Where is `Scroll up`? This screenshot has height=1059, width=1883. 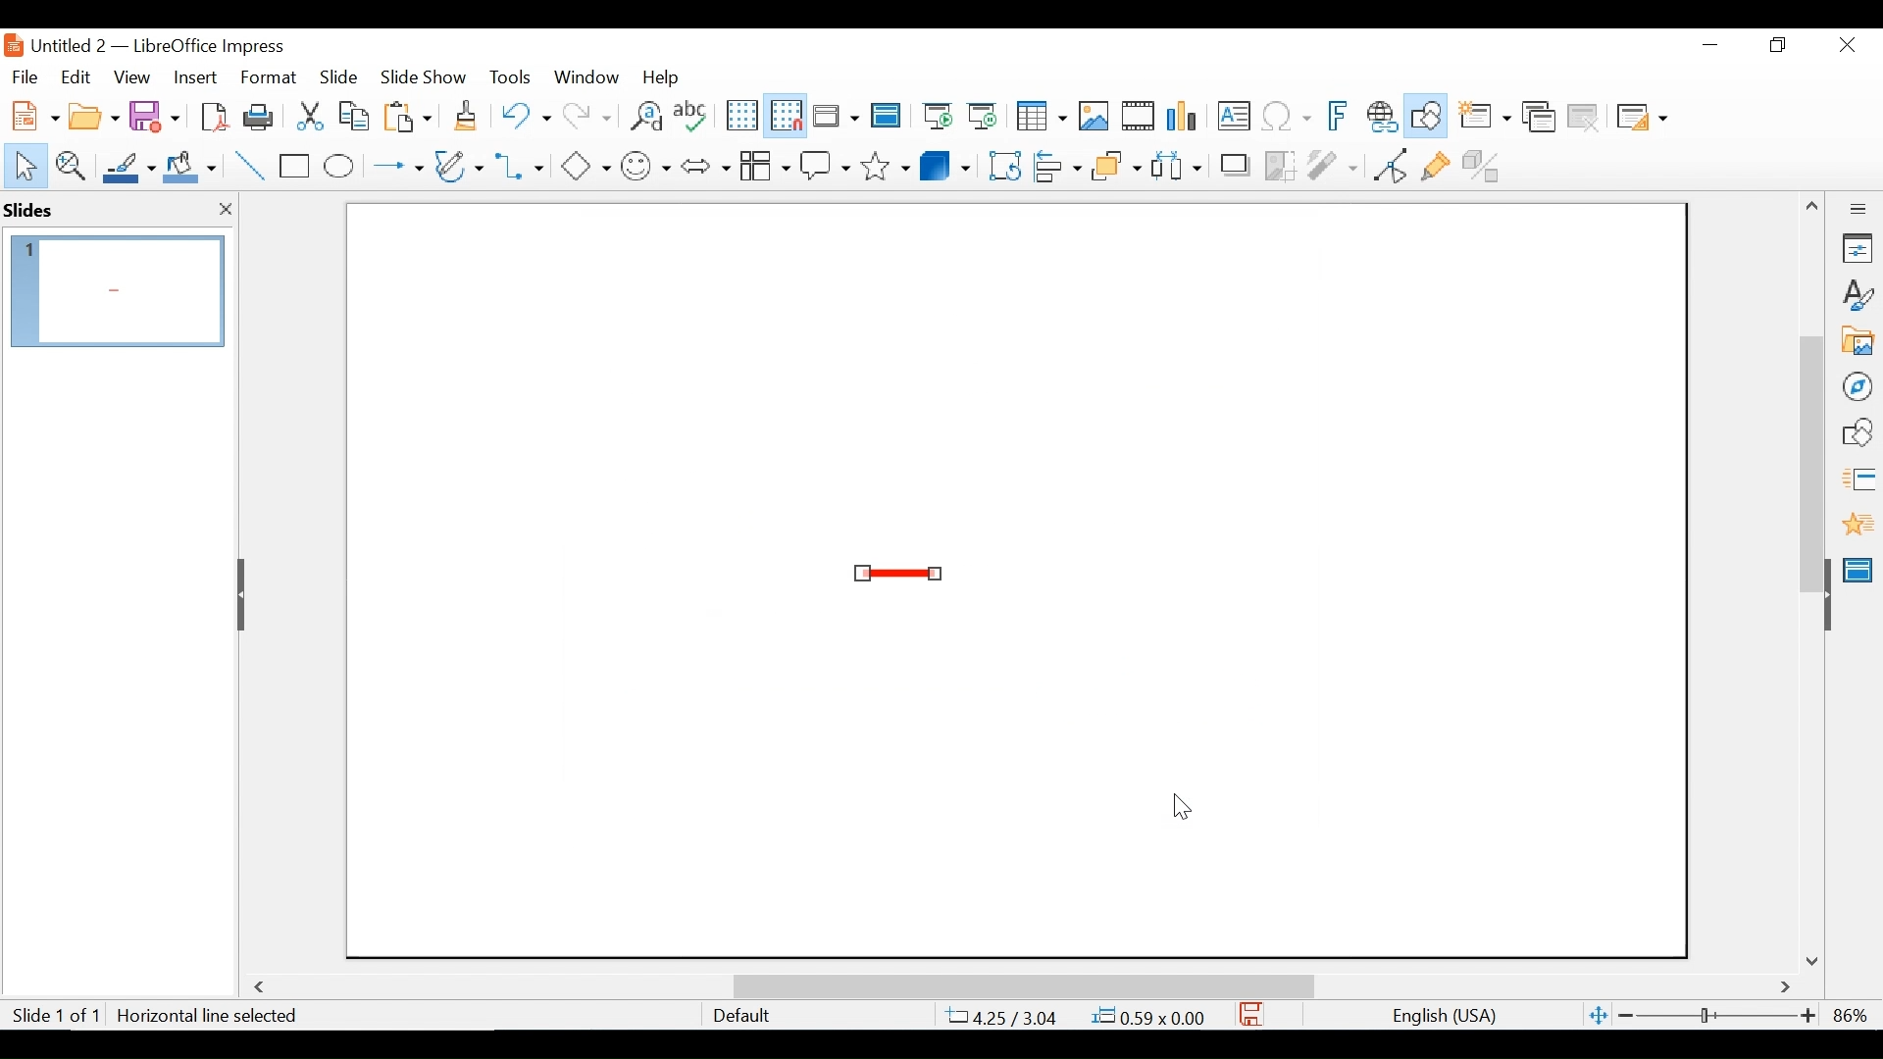
Scroll up is located at coordinates (1813, 206).